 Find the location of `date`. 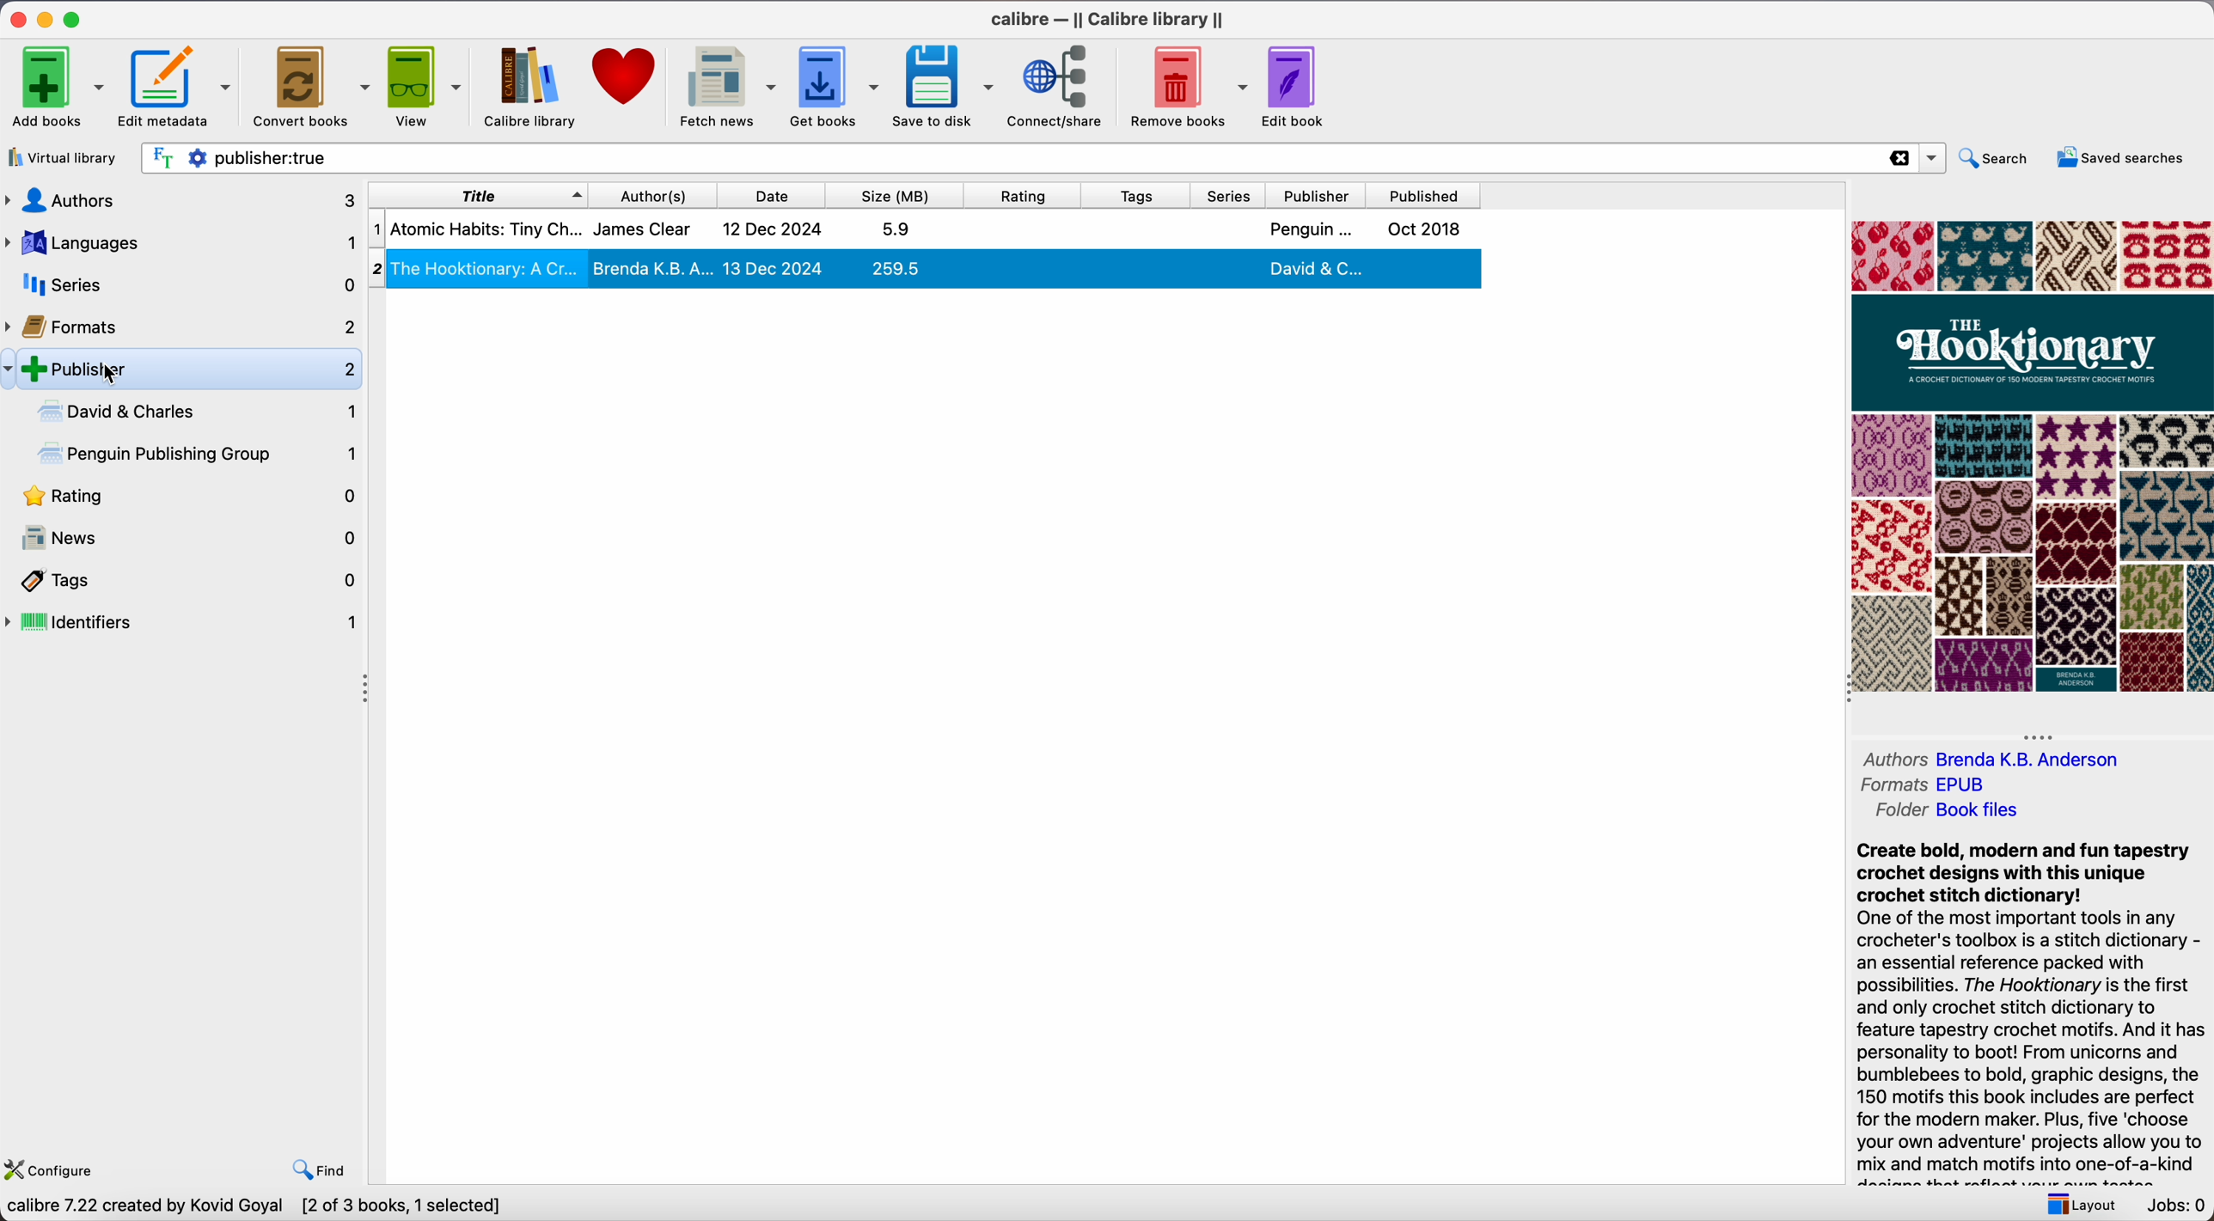

date is located at coordinates (778, 195).